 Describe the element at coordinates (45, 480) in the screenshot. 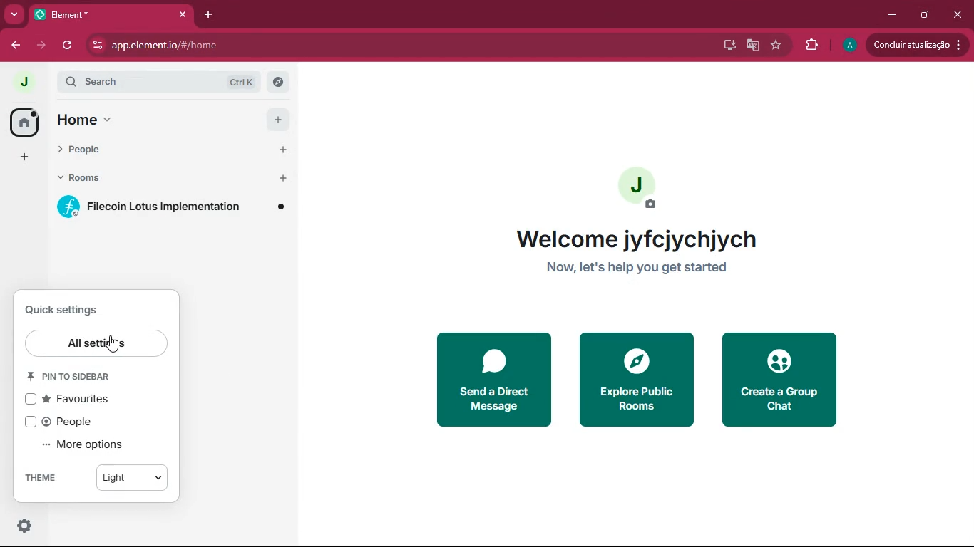

I see `theme` at that location.